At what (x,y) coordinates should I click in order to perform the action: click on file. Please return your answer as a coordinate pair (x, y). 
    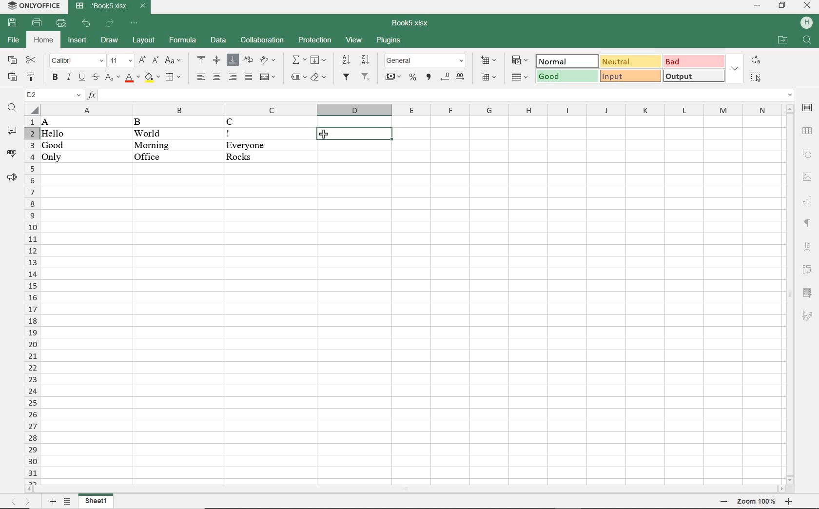
    Looking at the image, I should click on (14, 40).